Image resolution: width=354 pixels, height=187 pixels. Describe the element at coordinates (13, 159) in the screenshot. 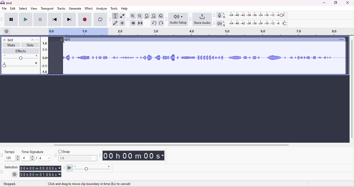

I see `select tempo` at that location.